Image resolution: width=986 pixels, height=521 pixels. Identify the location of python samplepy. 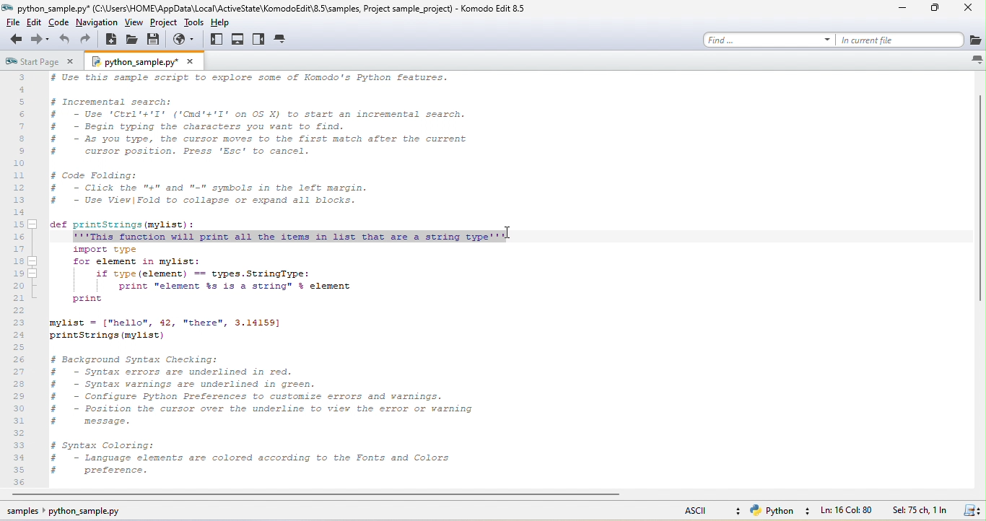
(131, 63).